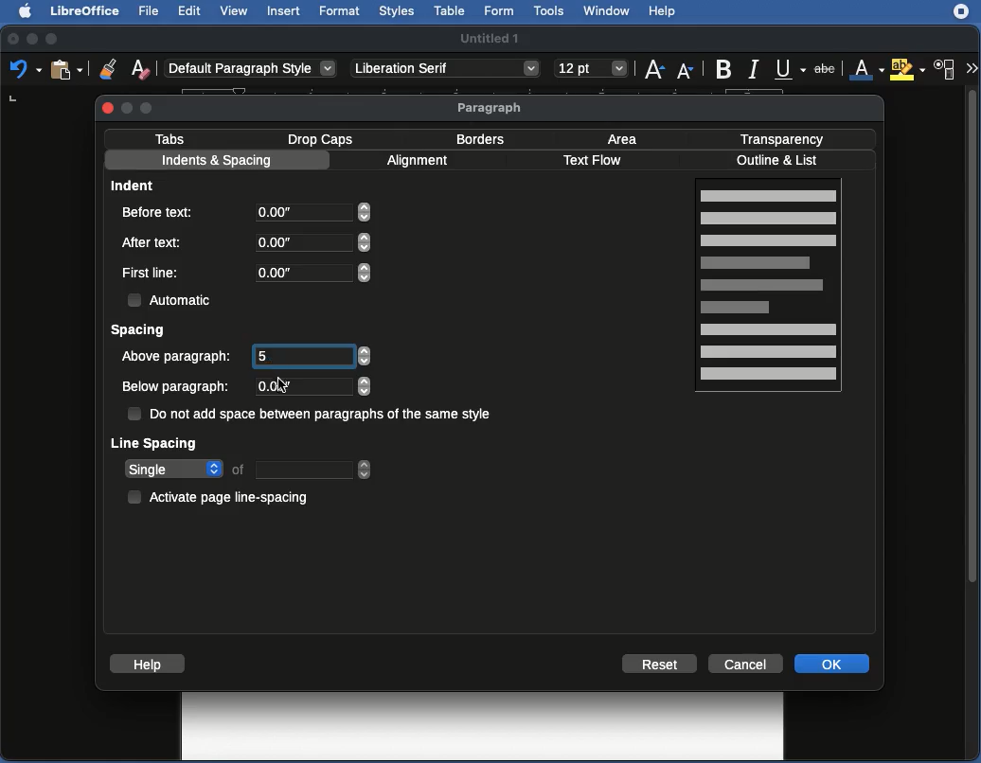 This screenshot has height=763, width=981. Describe the element at coordinates (65, 69) in the screenshot. I see `clipboard` at that location.